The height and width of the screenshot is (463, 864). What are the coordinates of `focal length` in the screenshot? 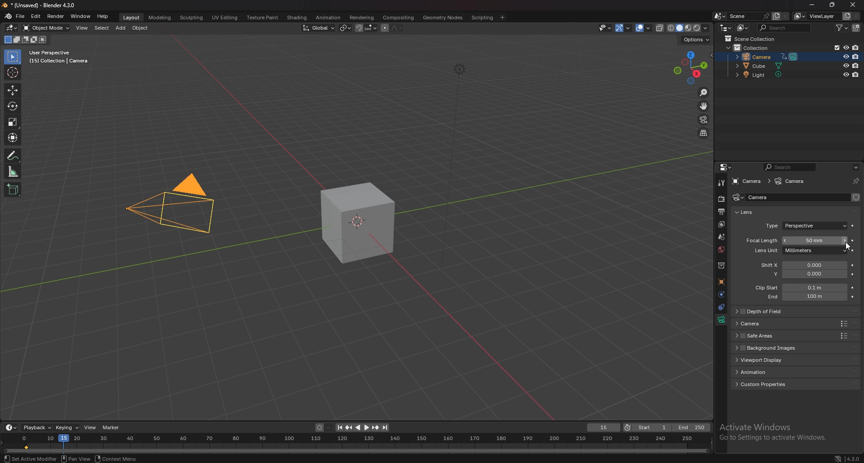 It's located at (794, 240).